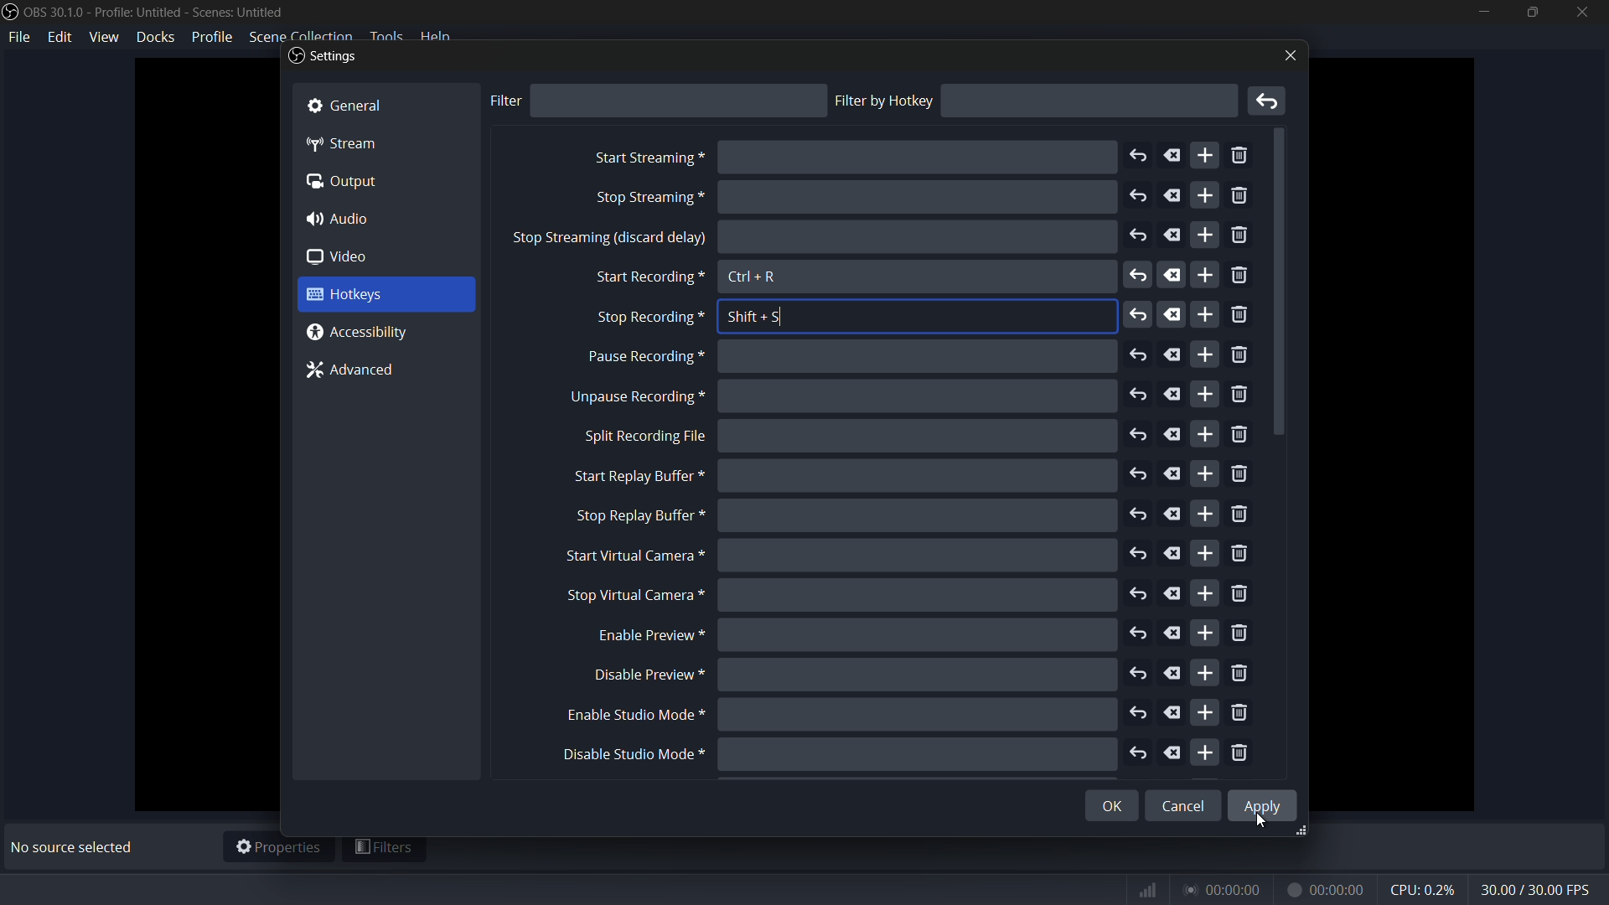 This screenshot has height=905, width=1609. Describe the element at coordinates (631, 716) in the screenshot. I see `enable studio mode` at that location.